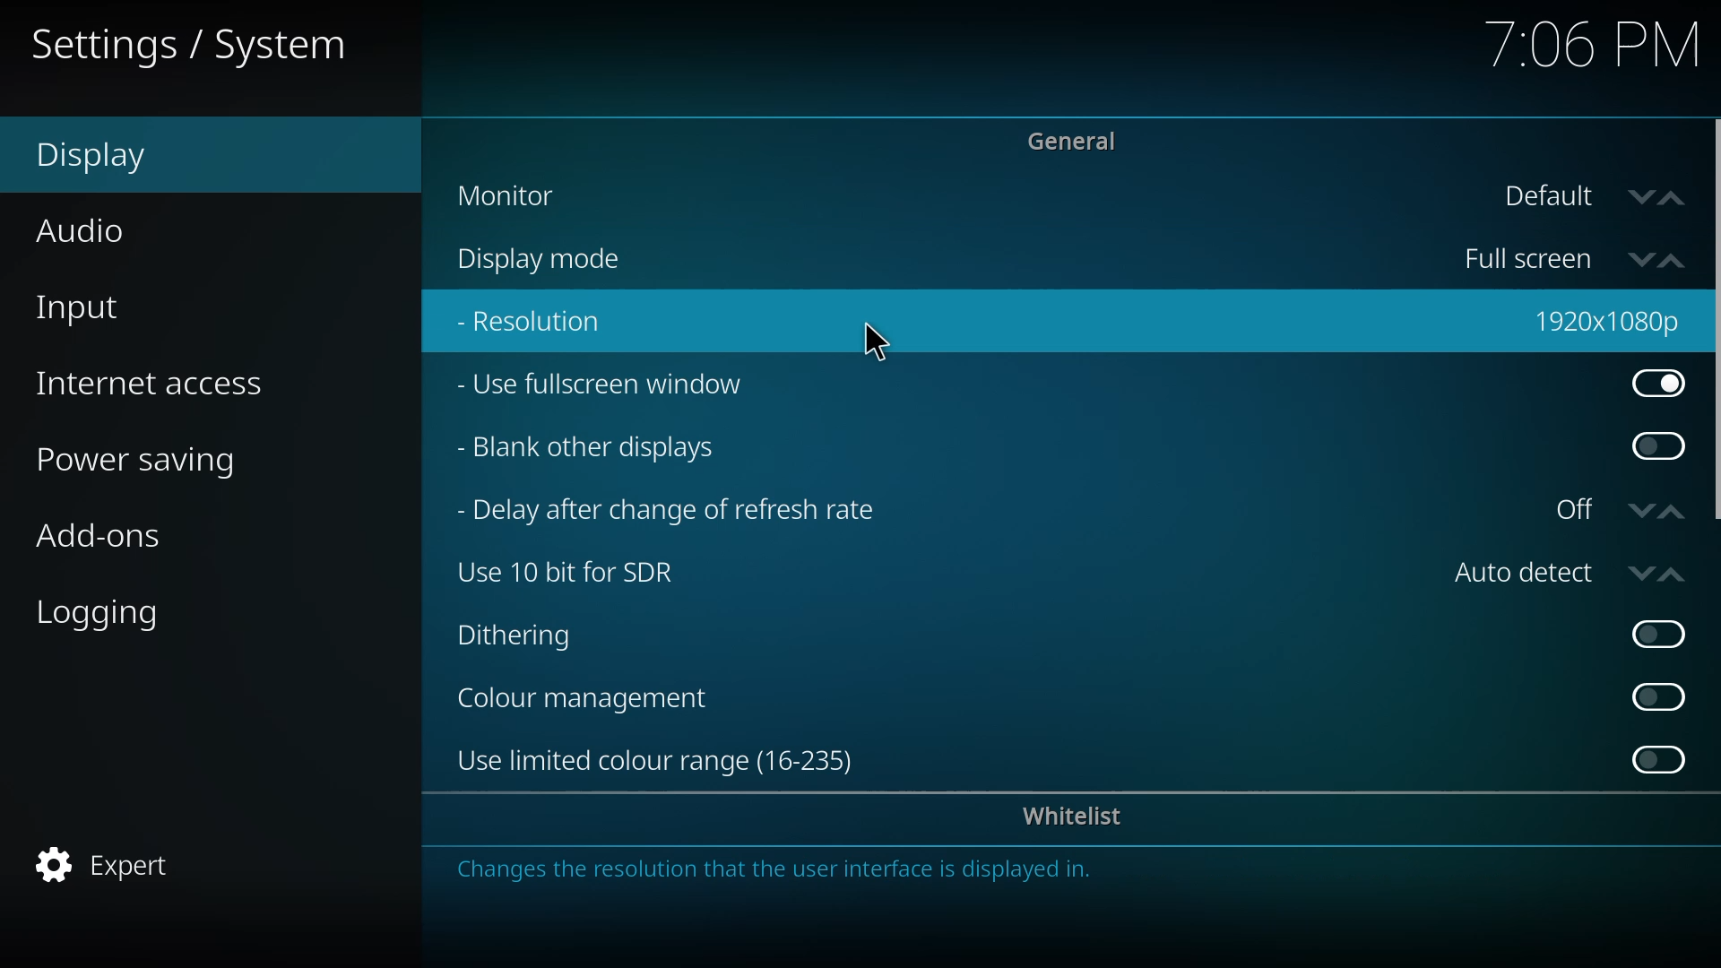 This screenshot has width=1721, height=968. What do you see at coordinates (97, 159) in the screenshot?
I see `display` at bounding box center [97, 159].